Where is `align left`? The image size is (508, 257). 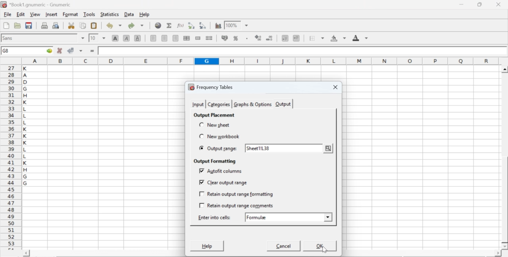
align left is located at coordinates (153, 37).